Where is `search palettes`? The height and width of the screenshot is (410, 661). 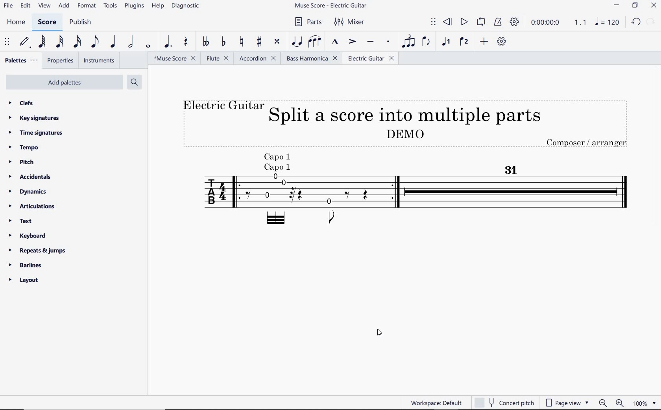
search palettes is located at coordinates (133, 82).